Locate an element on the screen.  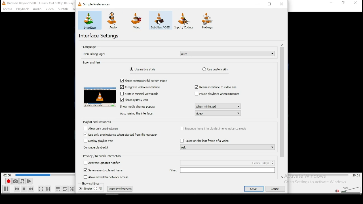
 is located at coordinates (136, 100).